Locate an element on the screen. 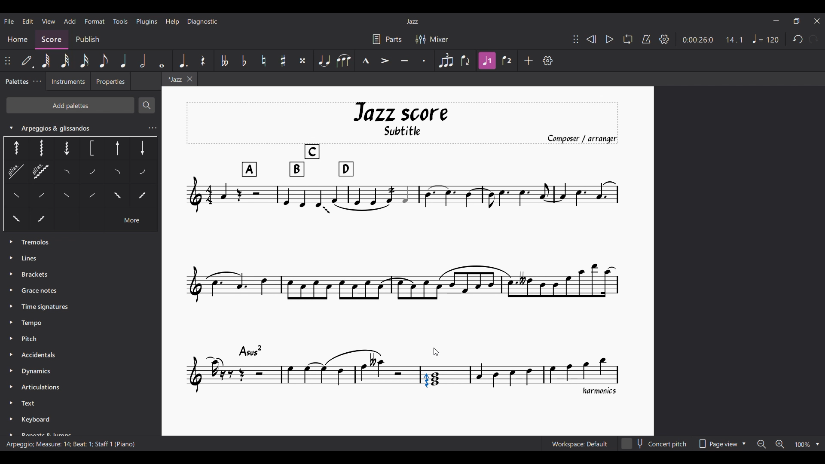 This screenshot has width=825, height=464. Highlighted due to current selection is located at coordinates (487, 61).